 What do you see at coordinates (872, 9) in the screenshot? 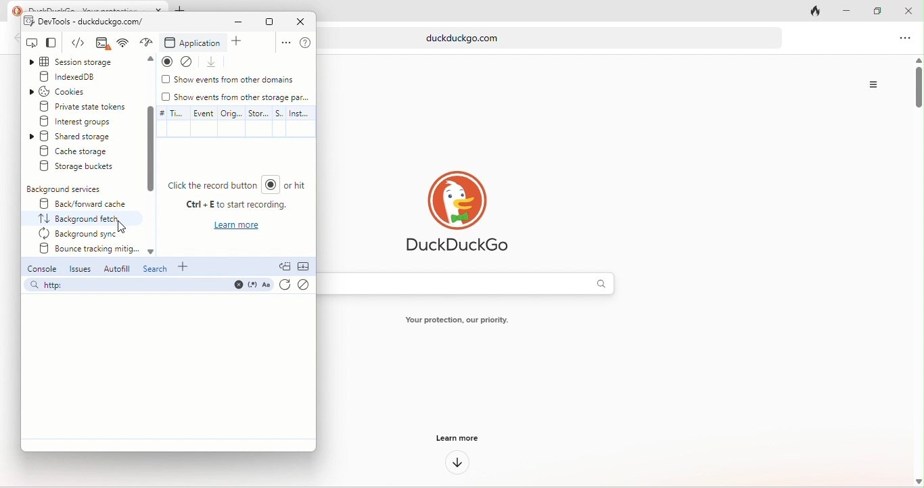
I see `maximize` at bounding box center [872, 9].